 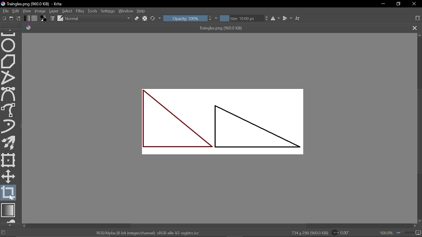 I want to click on Freehand select tool, so click(x=9, y=110).